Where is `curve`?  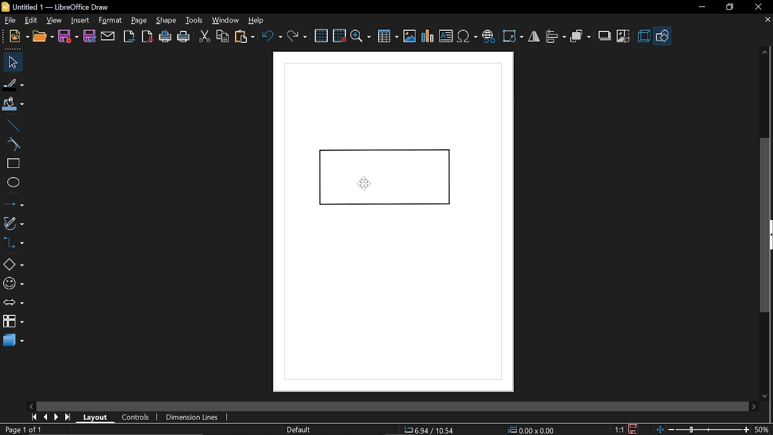 curve is located at coordinates (12, 144).